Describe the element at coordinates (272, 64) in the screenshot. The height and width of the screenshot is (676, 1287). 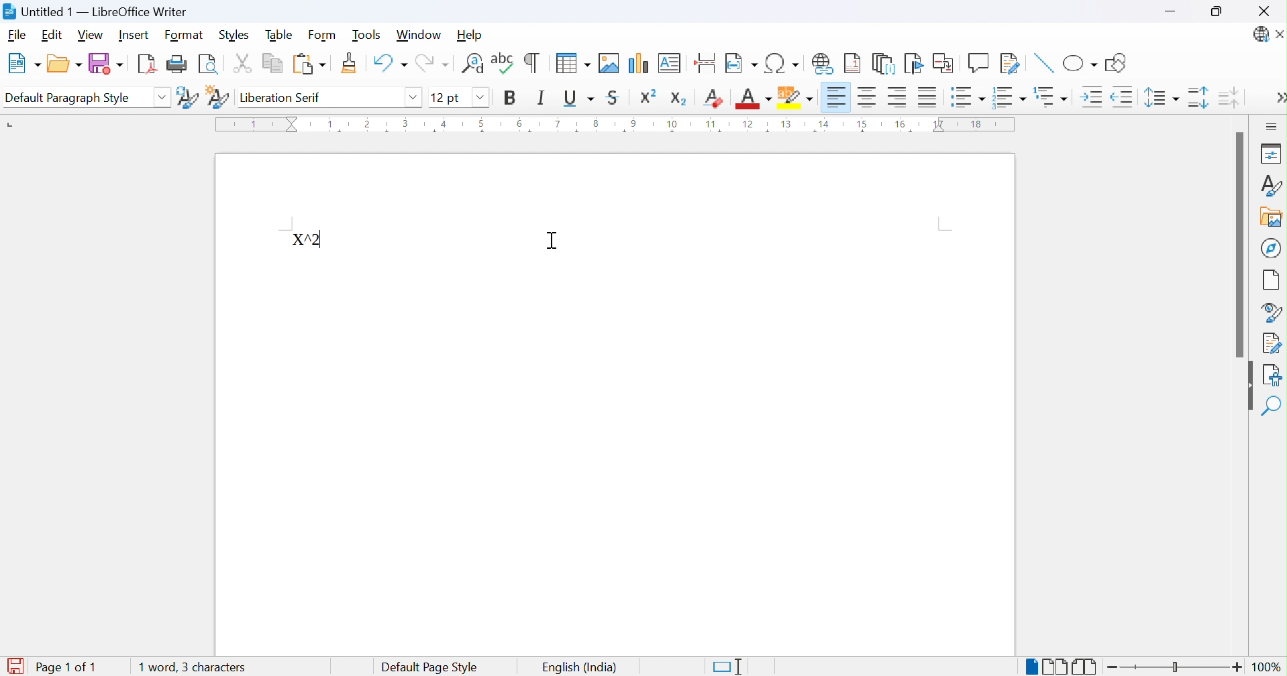
I see `Copy` at that location.